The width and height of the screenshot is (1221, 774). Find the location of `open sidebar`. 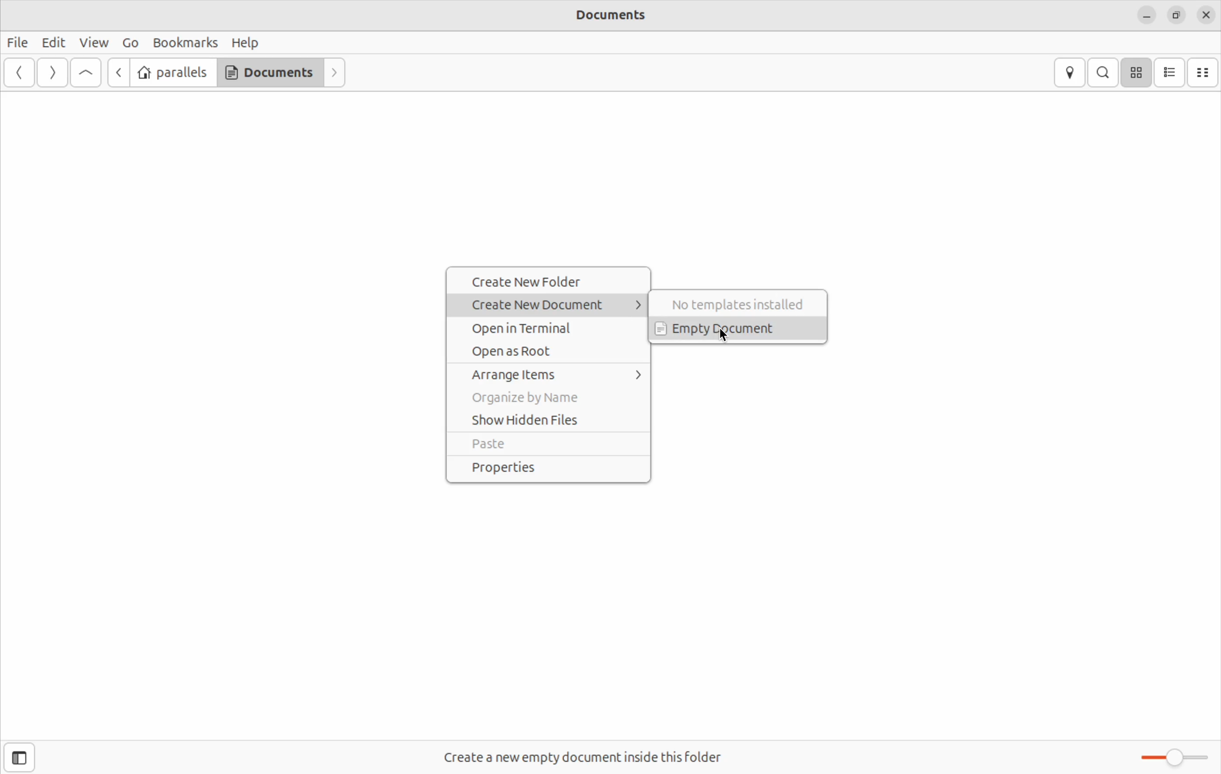

open sidebar is located at coordinates (23, 757).